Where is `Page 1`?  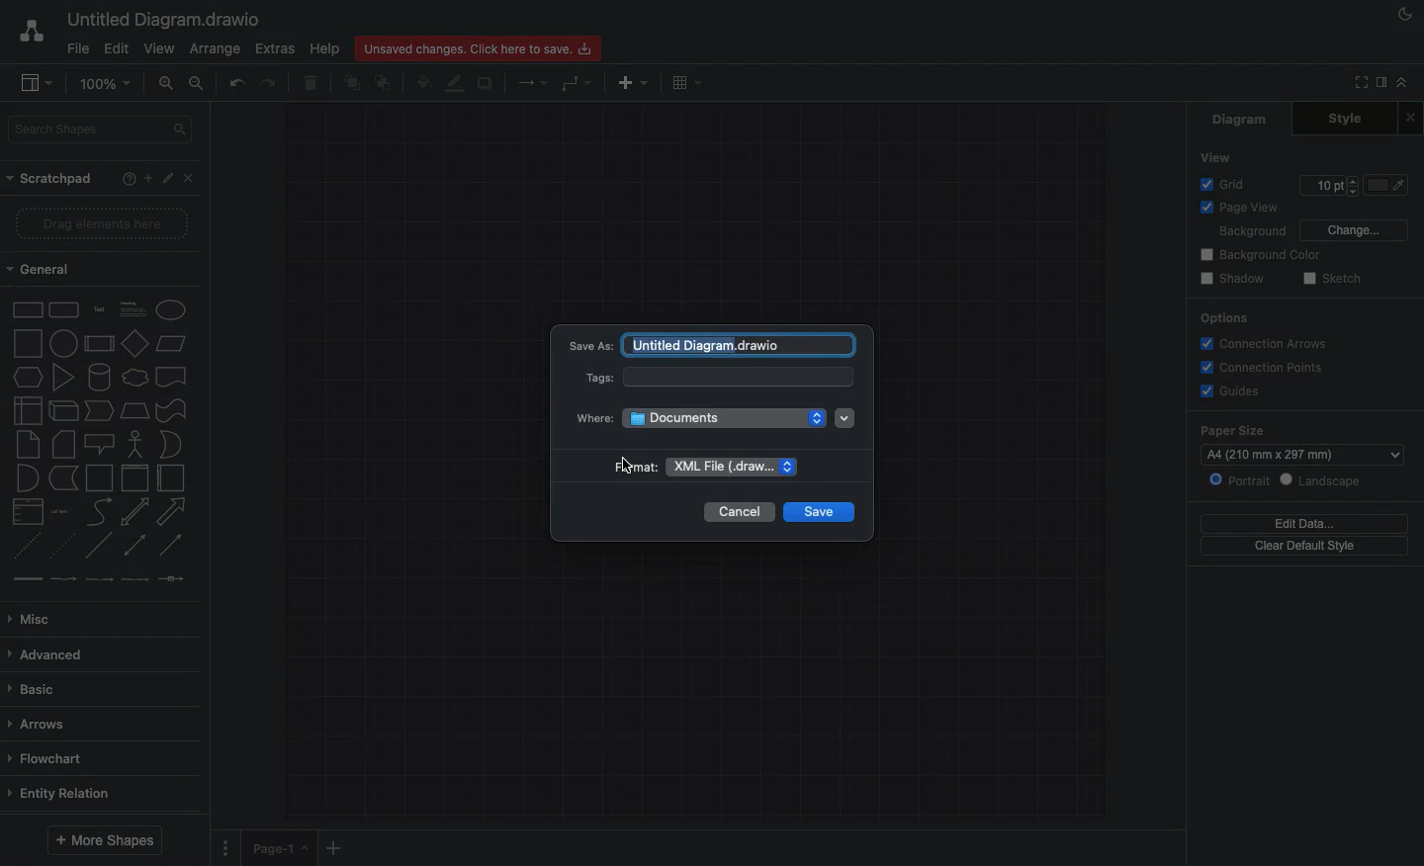 Page 1 is located at coordinates (279, 850).